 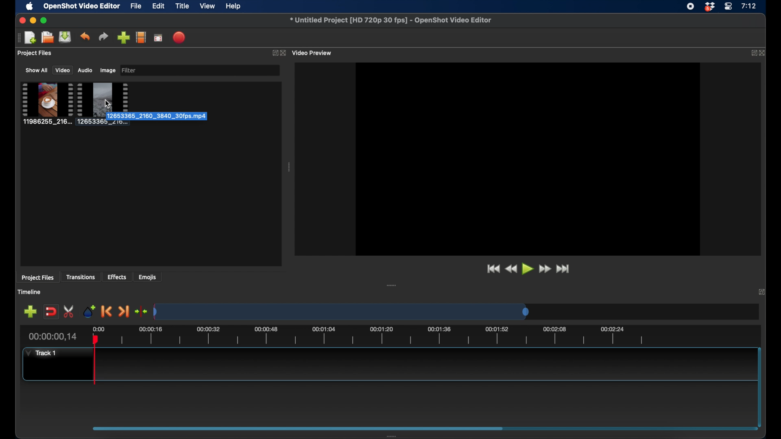 What do you see at coordinates (36, 70) in the screenshot?
I see `show all` at bounding box center [36, 70].